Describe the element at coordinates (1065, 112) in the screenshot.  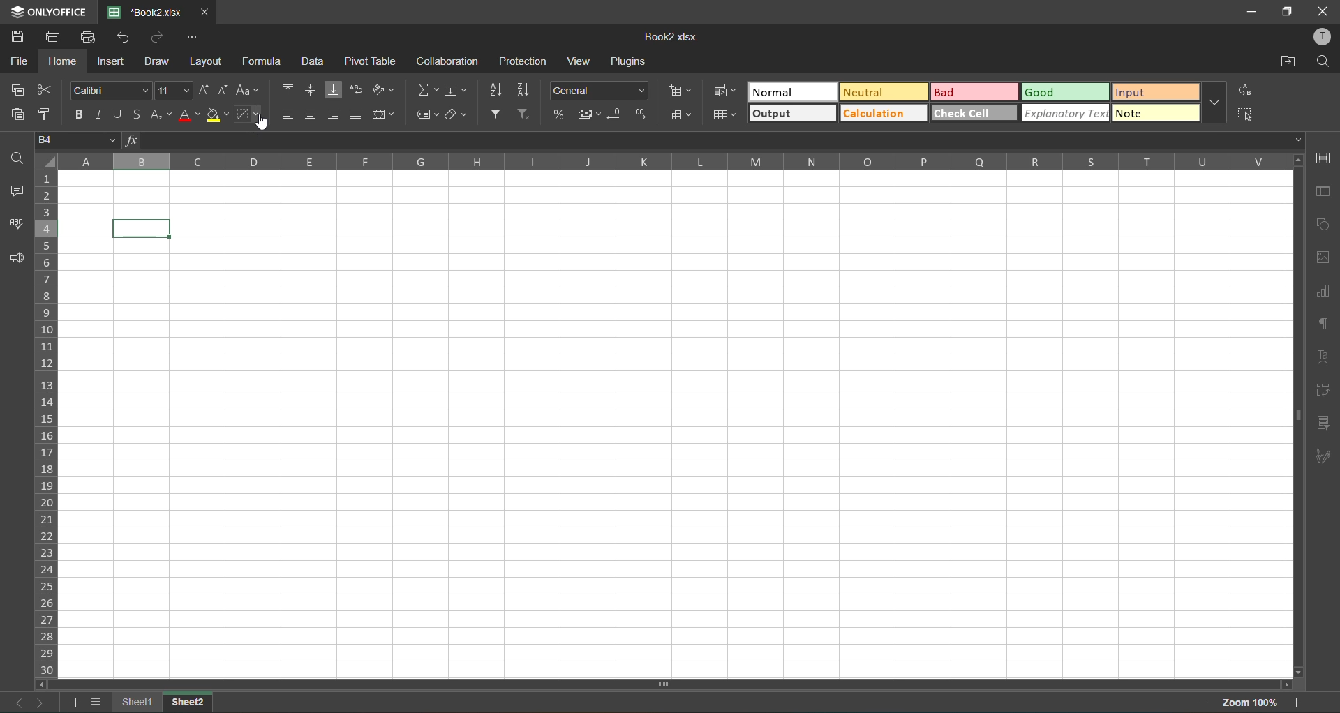
I see `explanatory check` at that location.